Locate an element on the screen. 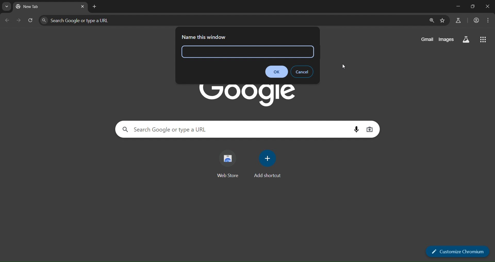  minimize is located at coordinates (457, 6).